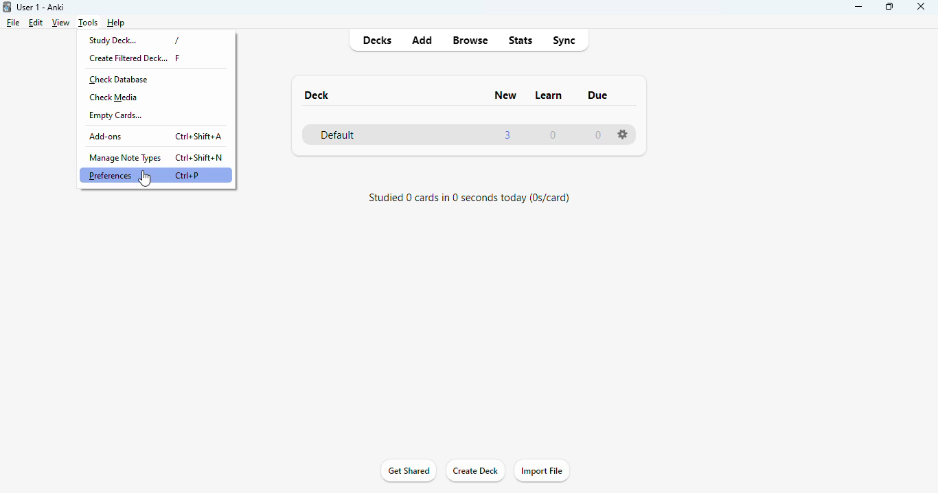 The width and height of the screenshot is (938, 493). Describe the element at coordinates (37, 23) in the screenshot. I see `edit` at that location.